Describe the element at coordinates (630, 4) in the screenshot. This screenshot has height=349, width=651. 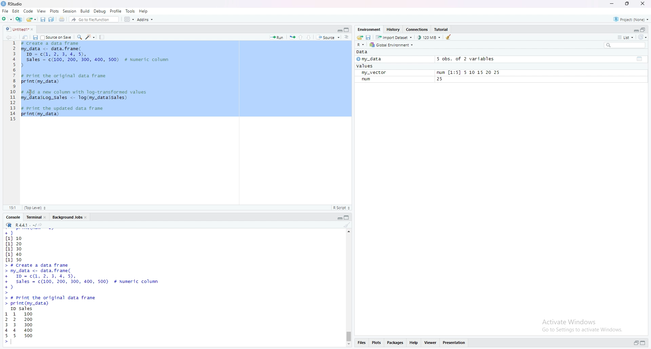
I see `maximize` at that location.